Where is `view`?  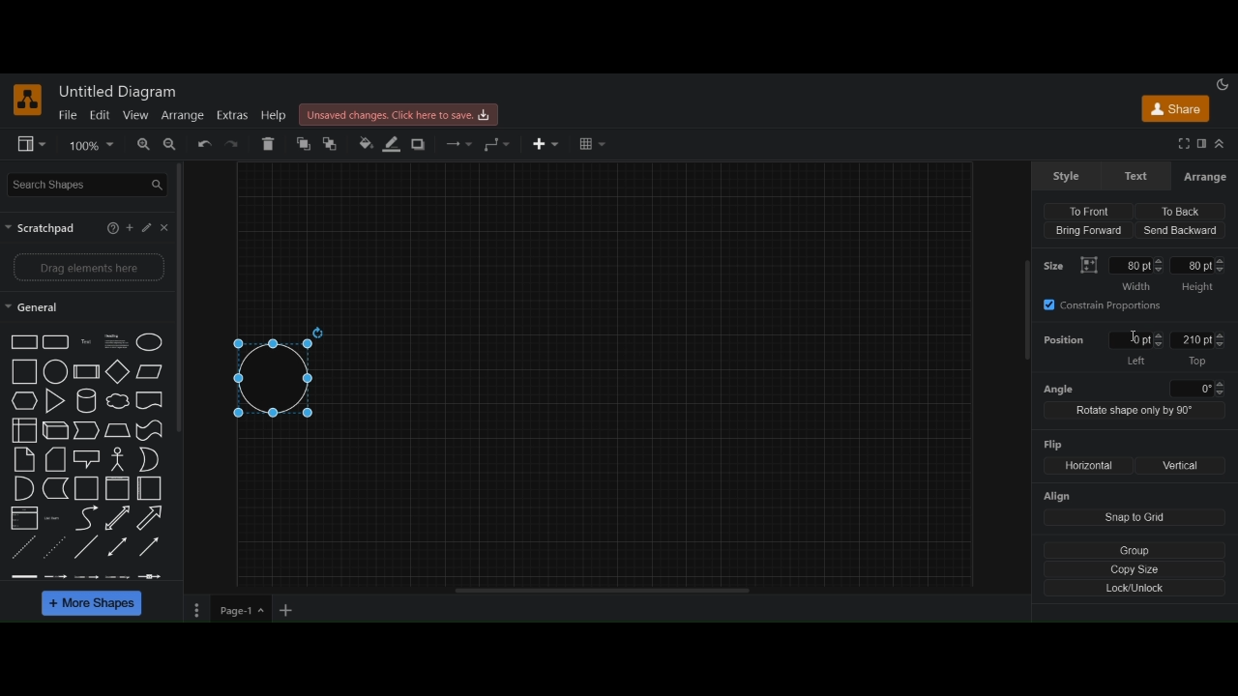 view is located at coordinates (33, 145).